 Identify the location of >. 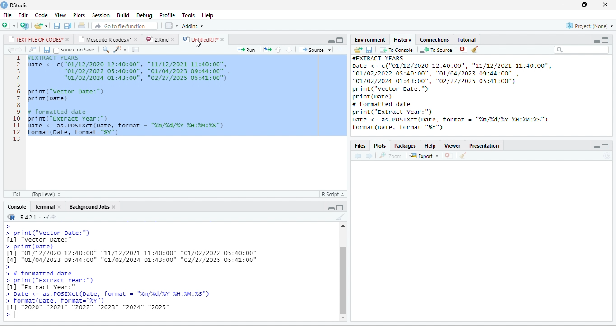
(12, 315).